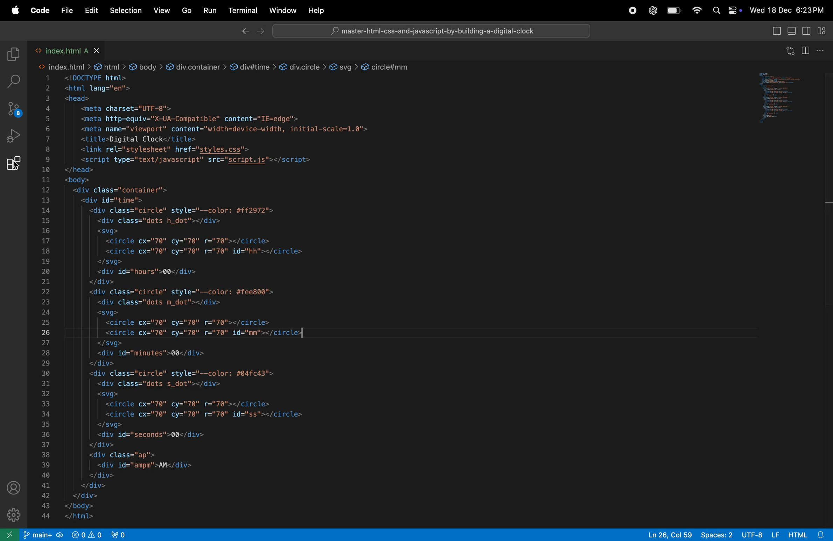  I want to click on code, so click(39, 11).